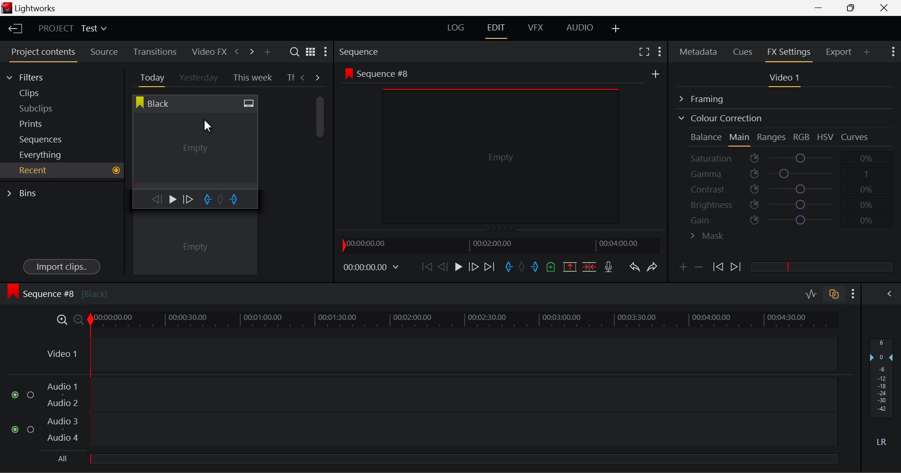  I want to click on Show Settings, so click(325, 54).